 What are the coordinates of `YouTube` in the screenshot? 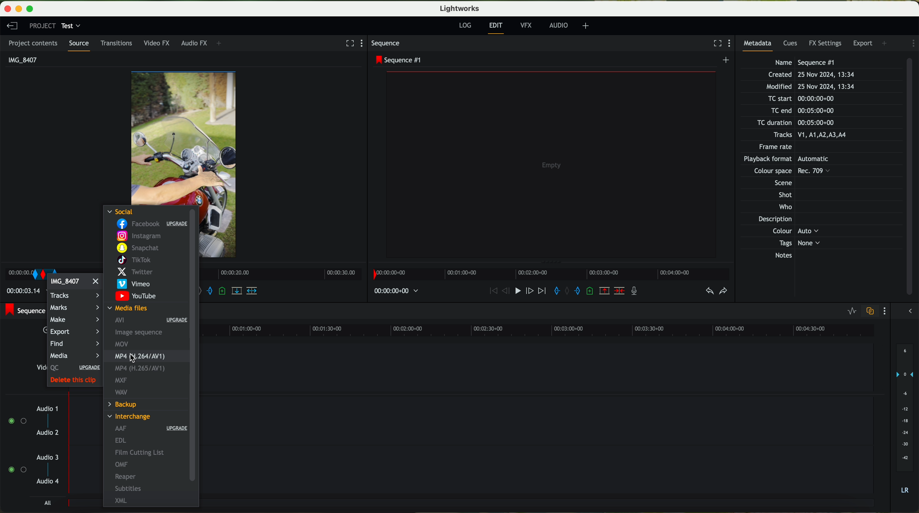 It's located at (136, 297).